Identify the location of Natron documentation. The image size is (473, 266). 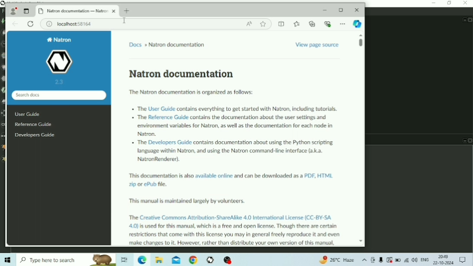
(178, 45).